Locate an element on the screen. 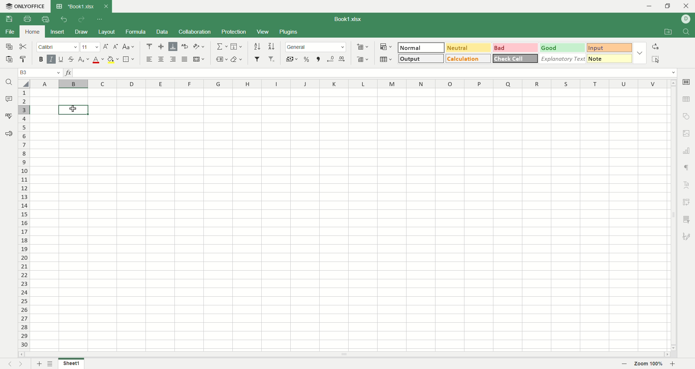 The image size is (695, 369). change case is located at coordinates (129, 47).